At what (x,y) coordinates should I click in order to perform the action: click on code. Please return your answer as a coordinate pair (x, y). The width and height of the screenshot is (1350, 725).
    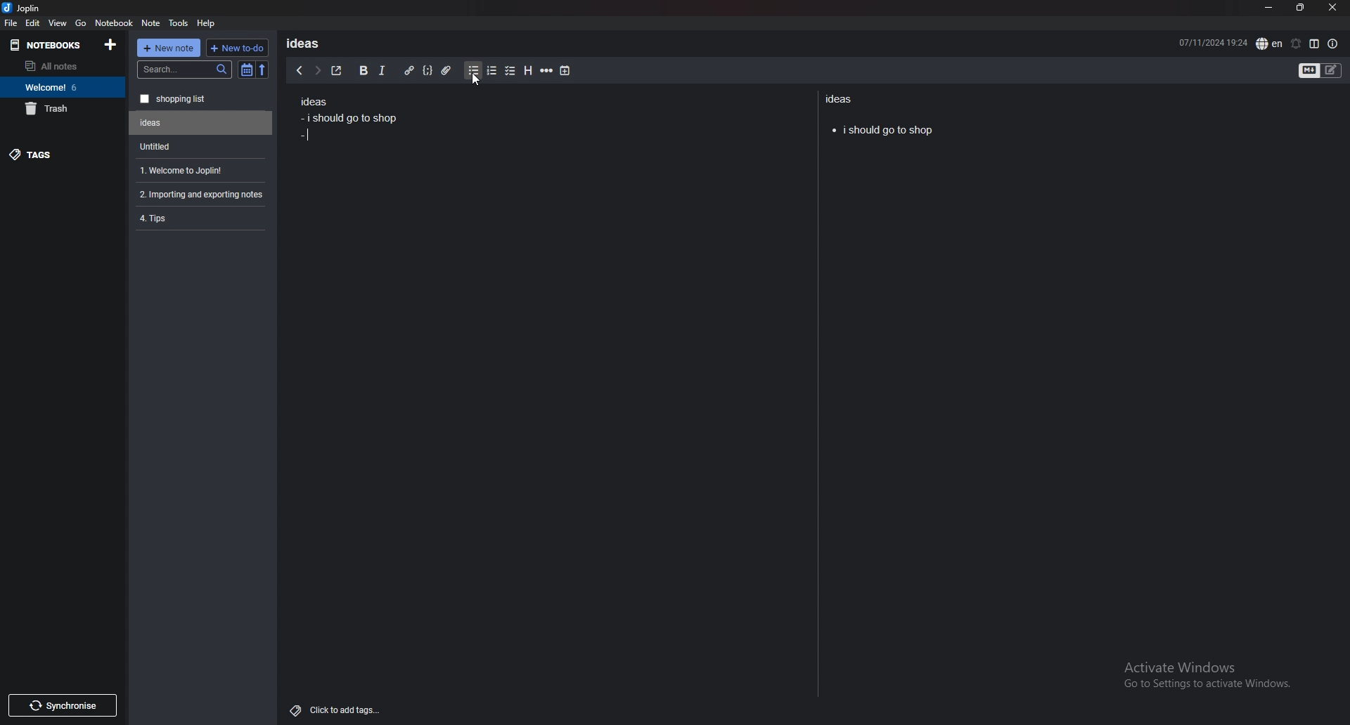
    Looking at the image, I should click on (427, 70).